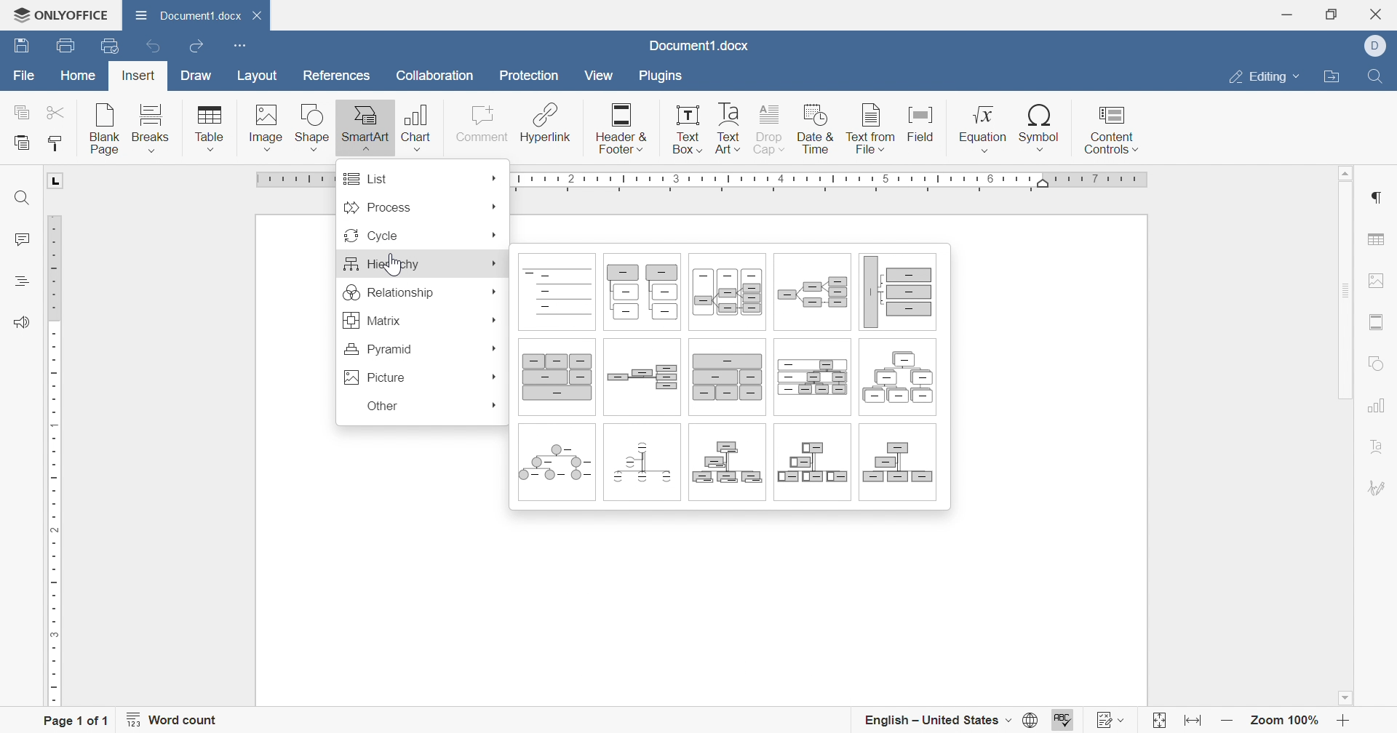 The image size is (1397, 733). Describe the element at coordinates (557, 465) in the screenshot. I see `Circle picture hierarchy` at that location.